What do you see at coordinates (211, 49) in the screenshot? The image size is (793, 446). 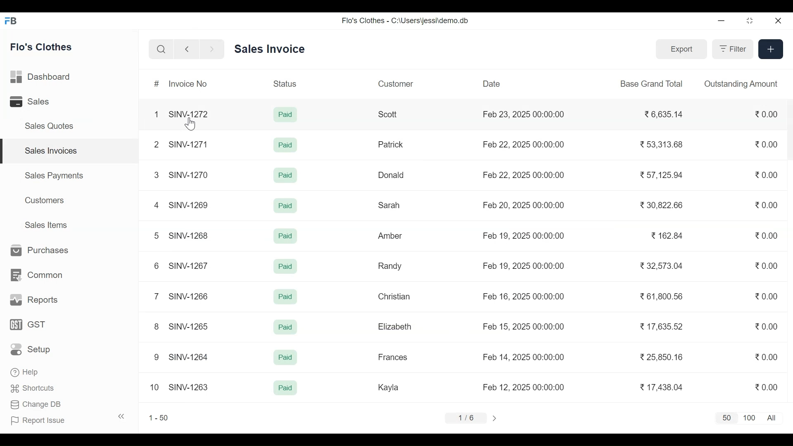 I see `Navigate Forward` at bounding box center [211, 49].